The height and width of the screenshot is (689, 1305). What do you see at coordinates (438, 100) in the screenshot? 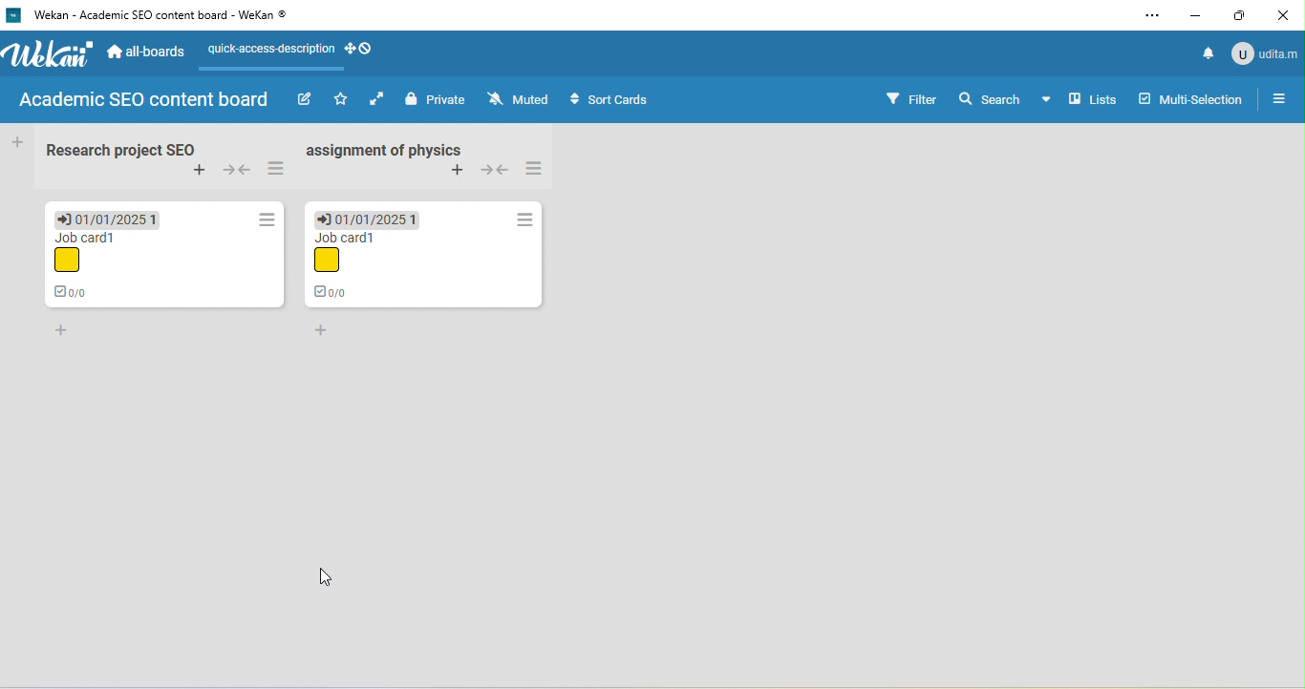
I see `private` at bounding box center [438, 100].